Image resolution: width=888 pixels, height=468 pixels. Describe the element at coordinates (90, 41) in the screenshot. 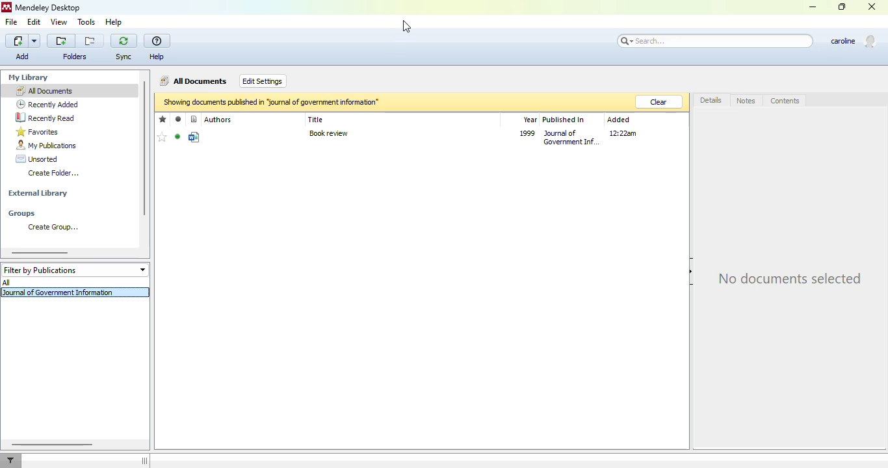

I see `Remove folder` at that location.